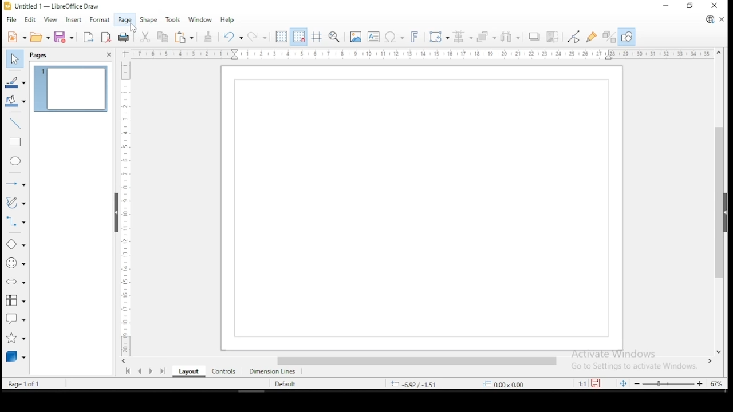 The image size is (733, 412). I want to click on toggle extrusions, so click(608, 37).